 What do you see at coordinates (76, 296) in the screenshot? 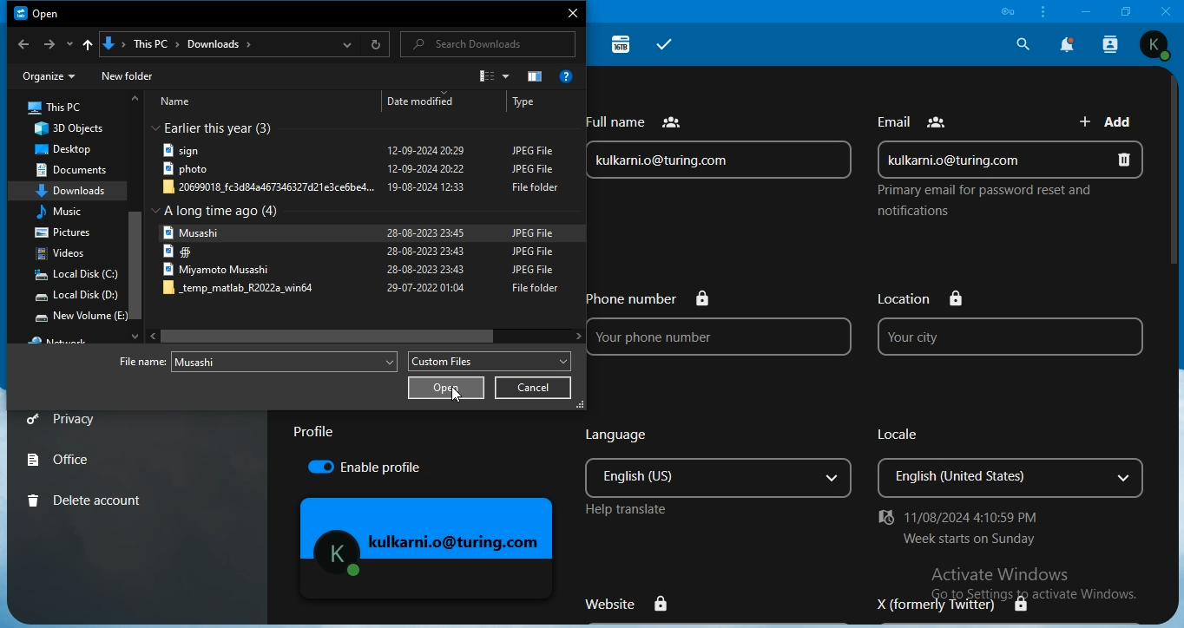
I see `local disk d` at bounding box center [76, 296].